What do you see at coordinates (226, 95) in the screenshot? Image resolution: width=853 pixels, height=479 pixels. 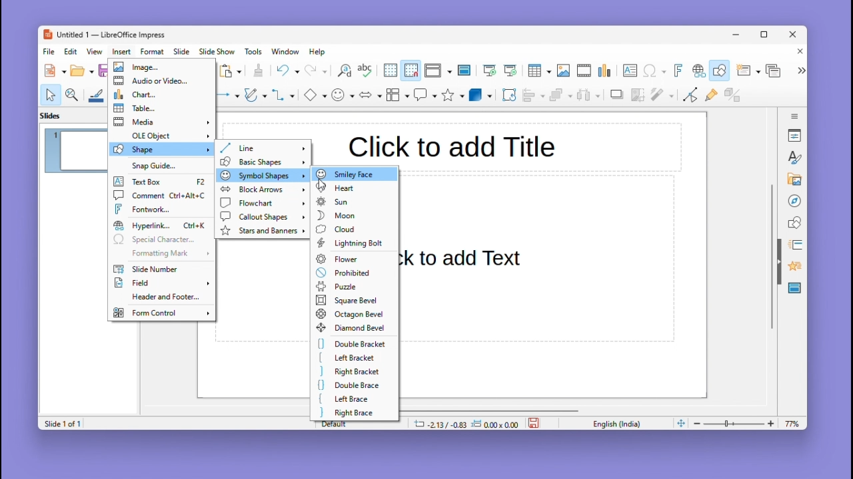 I see `Arrow` at bounding box center [226, 95].